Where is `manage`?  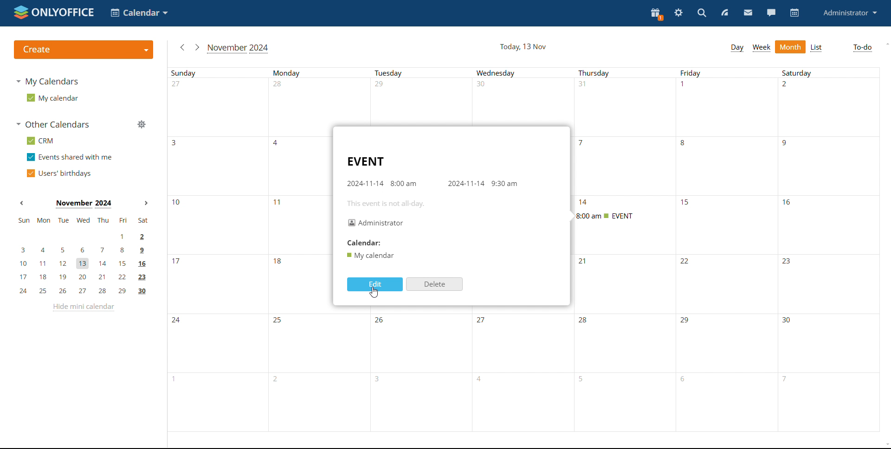
manage is located at coordinates (141, 125).